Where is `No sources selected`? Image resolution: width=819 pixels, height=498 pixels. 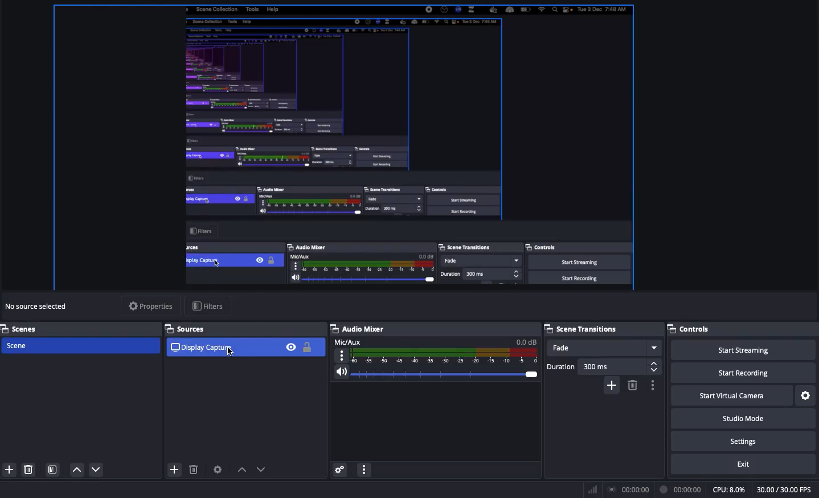 No sources selected is located at coordinates (38, 308).